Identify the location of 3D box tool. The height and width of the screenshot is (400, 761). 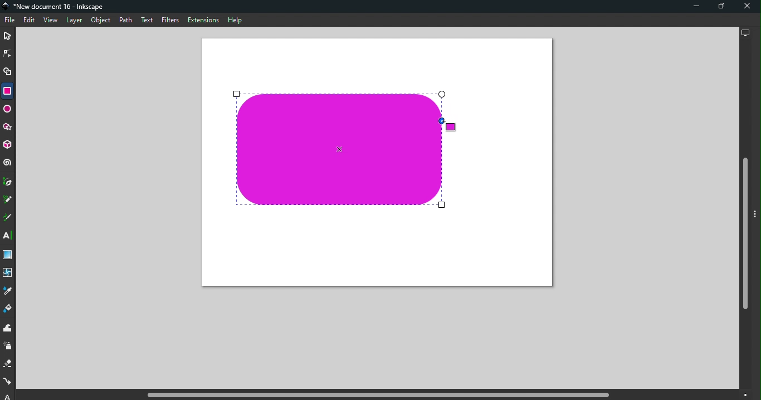
(8, 146).